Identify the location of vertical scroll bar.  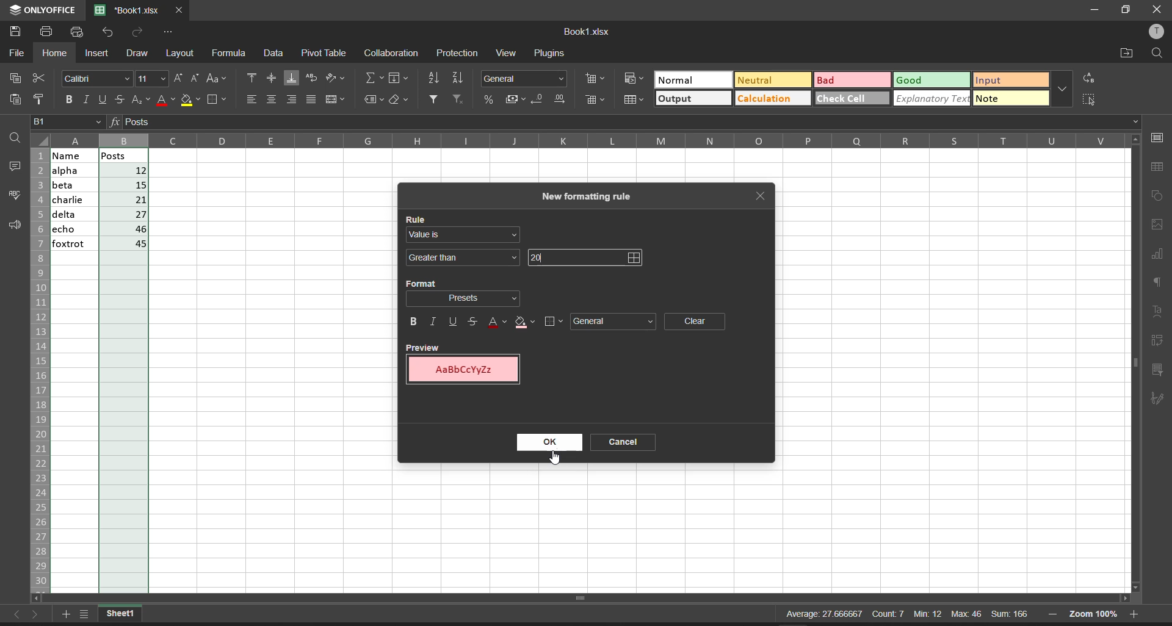
(1136, 352).